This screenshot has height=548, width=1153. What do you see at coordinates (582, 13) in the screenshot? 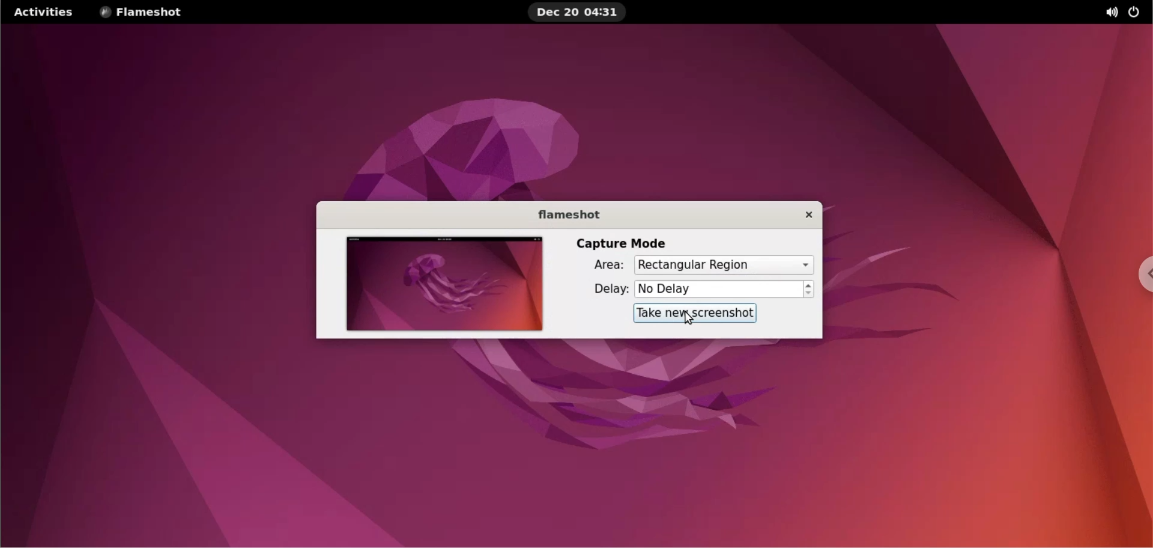
I see `Dec 20 04:31` at bounding box center [582, 13].